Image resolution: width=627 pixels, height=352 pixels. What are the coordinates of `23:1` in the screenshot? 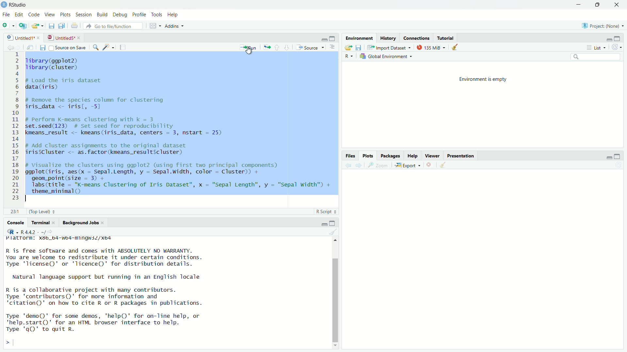 It's located at (11, 211).